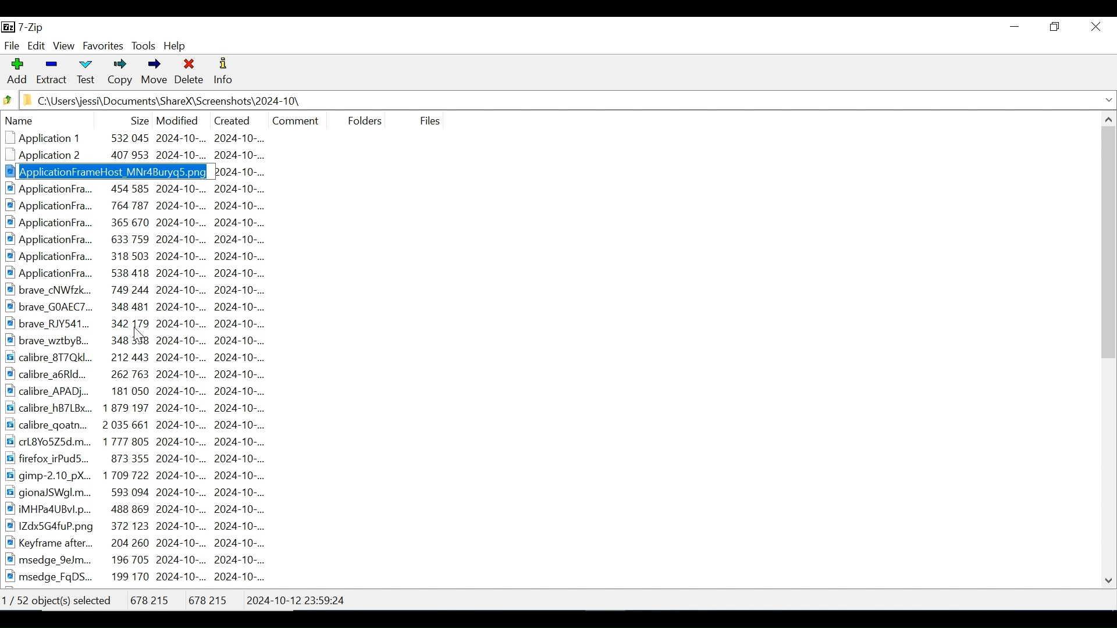  Describe the element at coordinates (149, 172) in the screenshot. I see `Applicationfra... 678 215 2024-10-.. 2024-10-...` at that location.